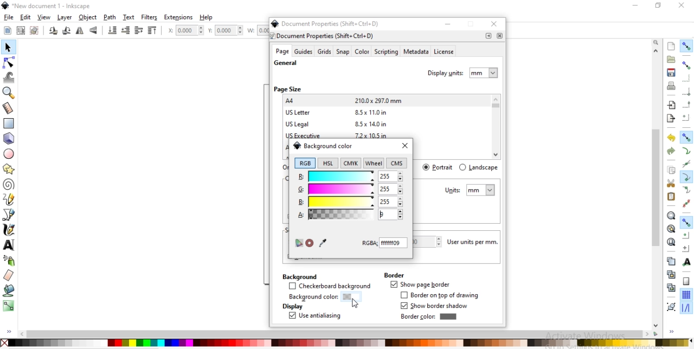  What do you see at coordinates (138, 31) in the screenshot?
I see `raise selection one step` at bounding box center [138, 31].